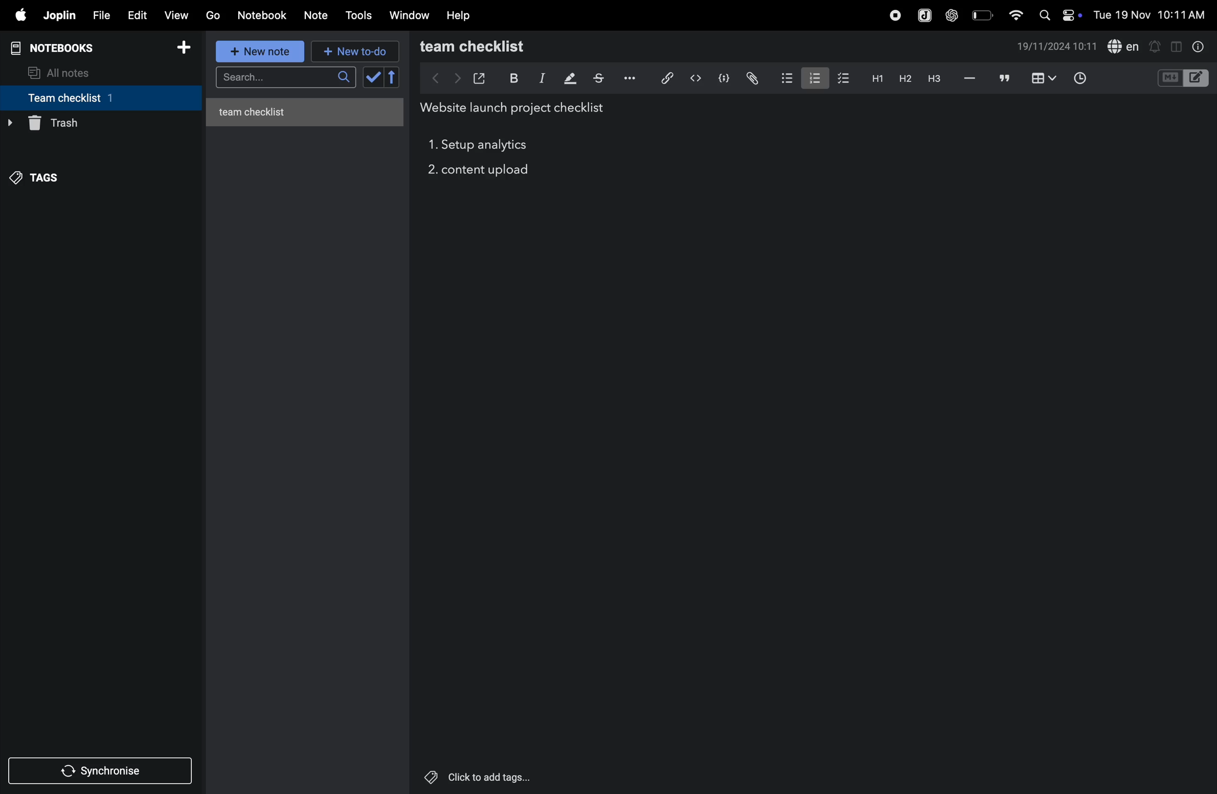  I want to click on edit, so click(137, 14).